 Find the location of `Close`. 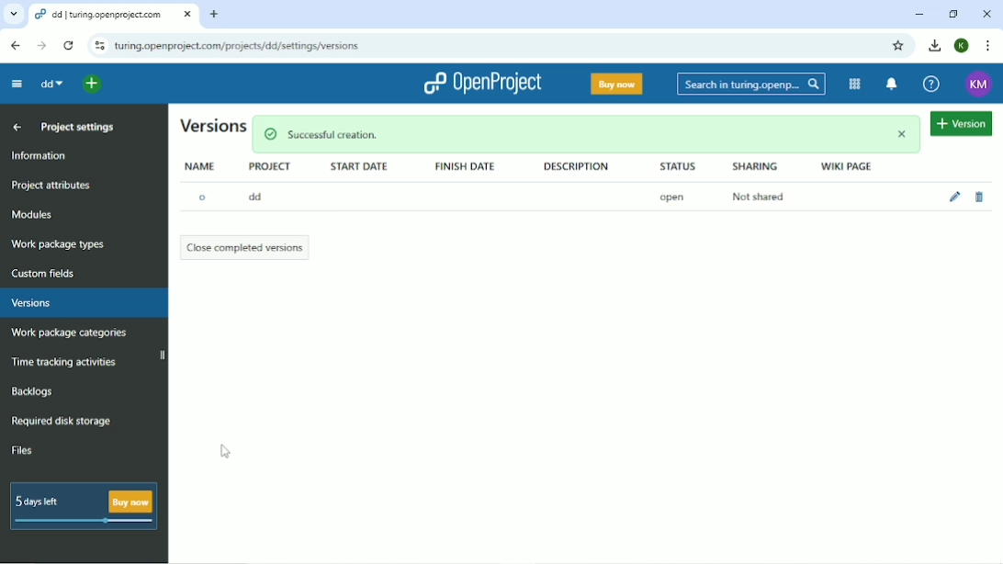

Close is located at coordinates (986, 14).